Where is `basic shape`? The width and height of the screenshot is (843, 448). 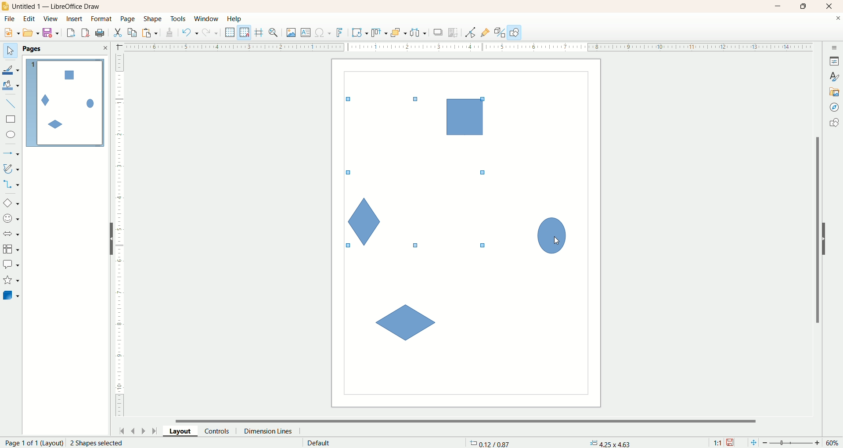 basic shape is located at coordinates (11, 202).